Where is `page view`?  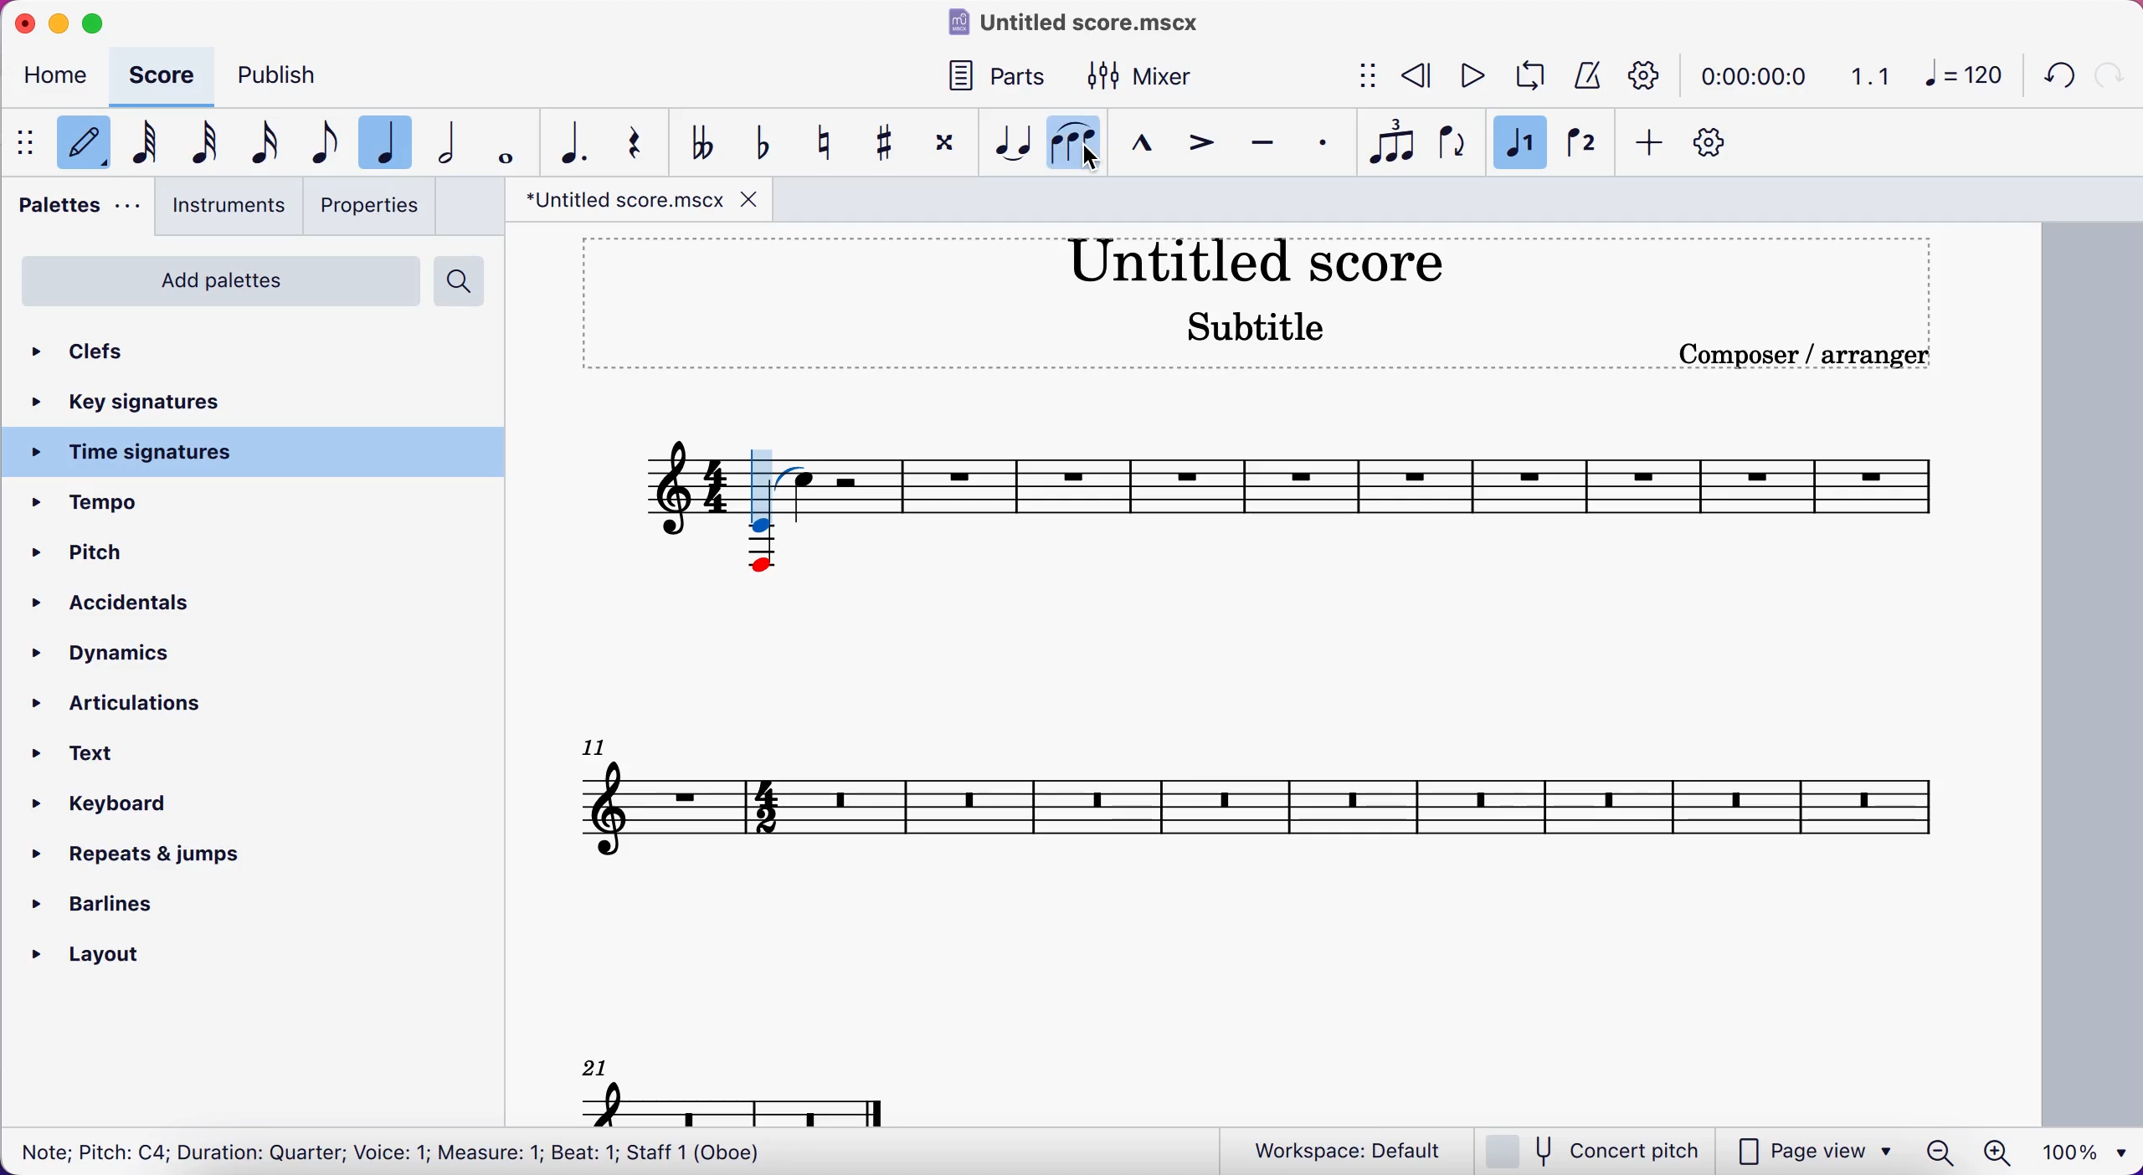
page view is located at coordinates (1812, 1151).